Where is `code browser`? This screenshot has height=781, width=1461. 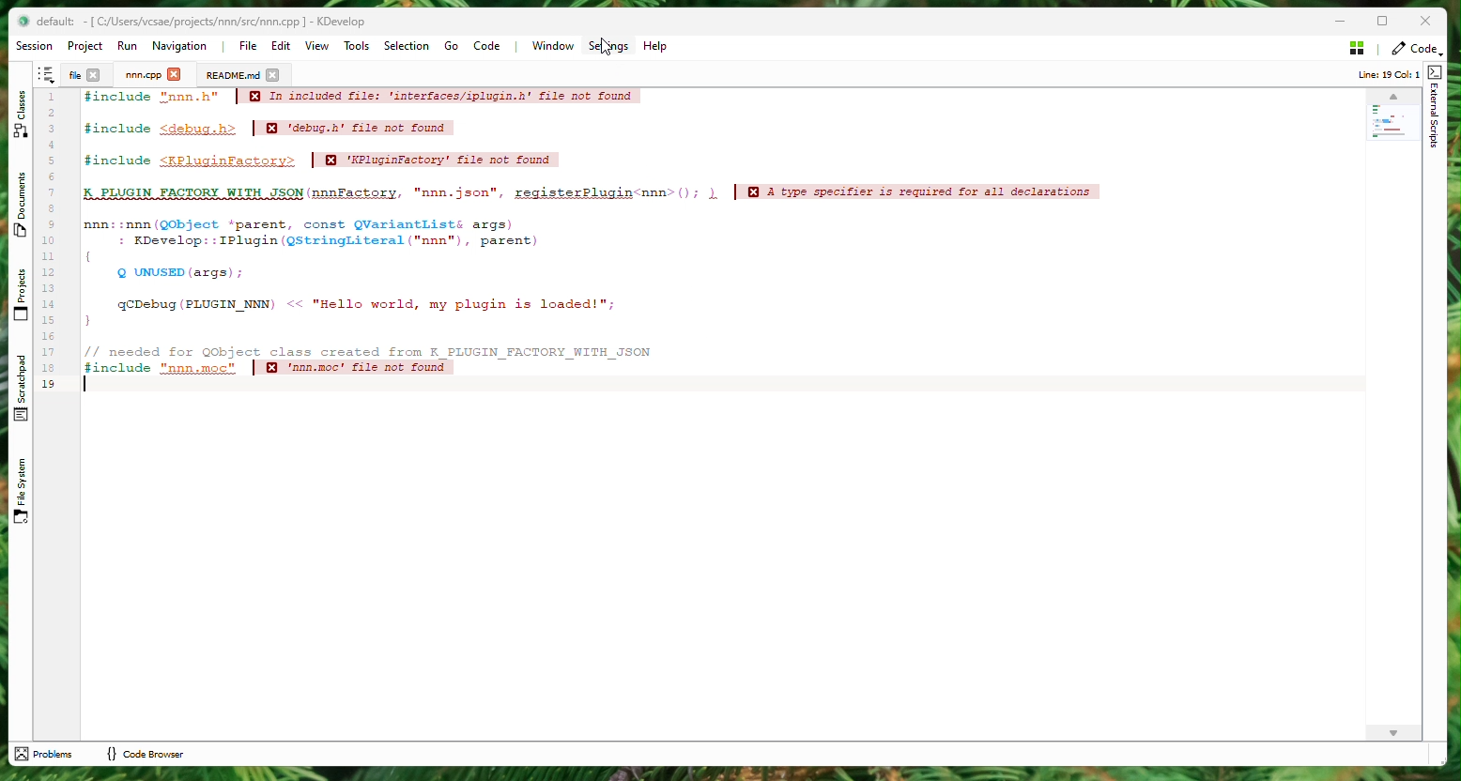
code browser is located at coordinates (149, 756).